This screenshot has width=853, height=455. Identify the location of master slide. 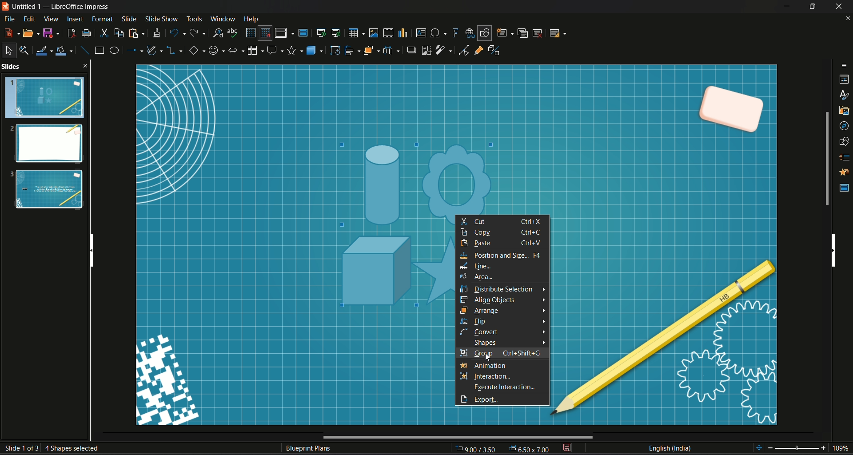
(303, 32).